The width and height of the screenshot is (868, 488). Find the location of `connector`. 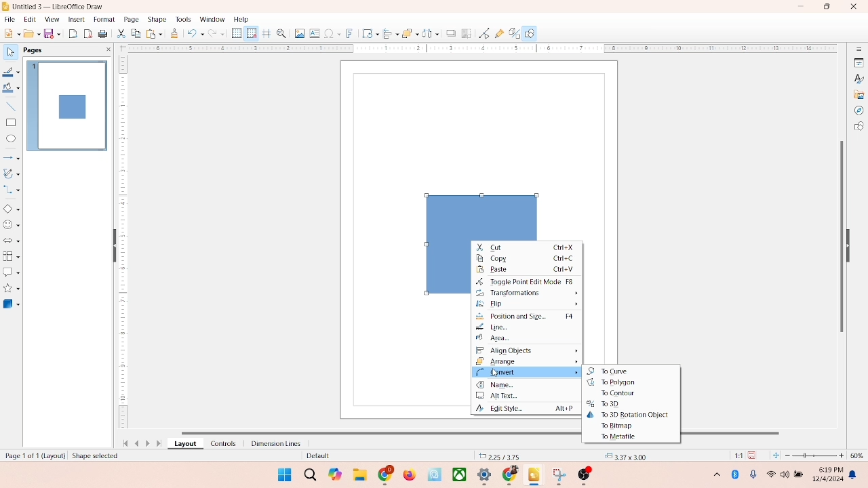

connector is located at coordinates (12, 190).